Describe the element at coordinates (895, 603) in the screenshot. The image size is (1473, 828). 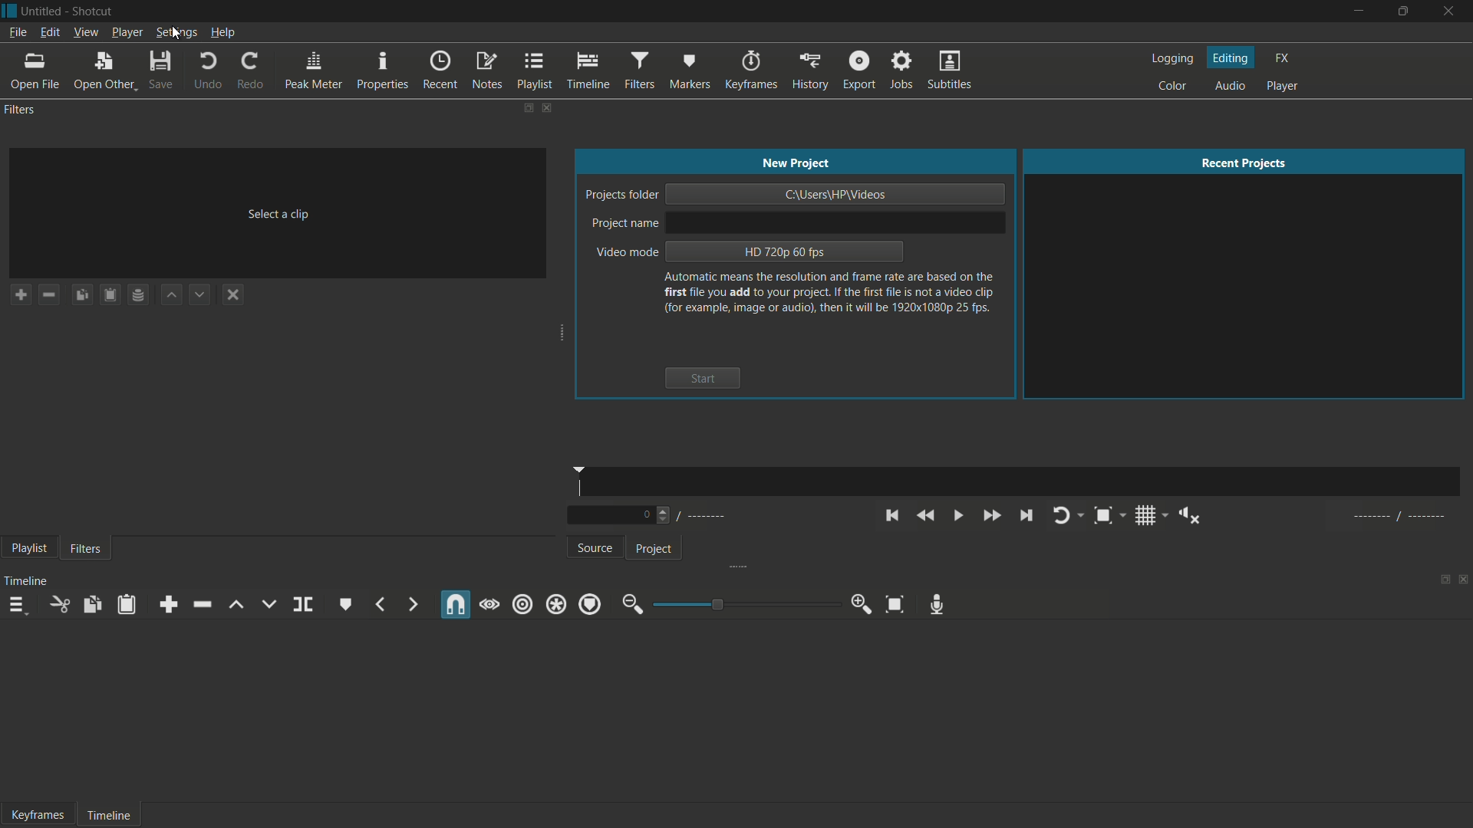
I see `zoom timeline to fit` at that location.